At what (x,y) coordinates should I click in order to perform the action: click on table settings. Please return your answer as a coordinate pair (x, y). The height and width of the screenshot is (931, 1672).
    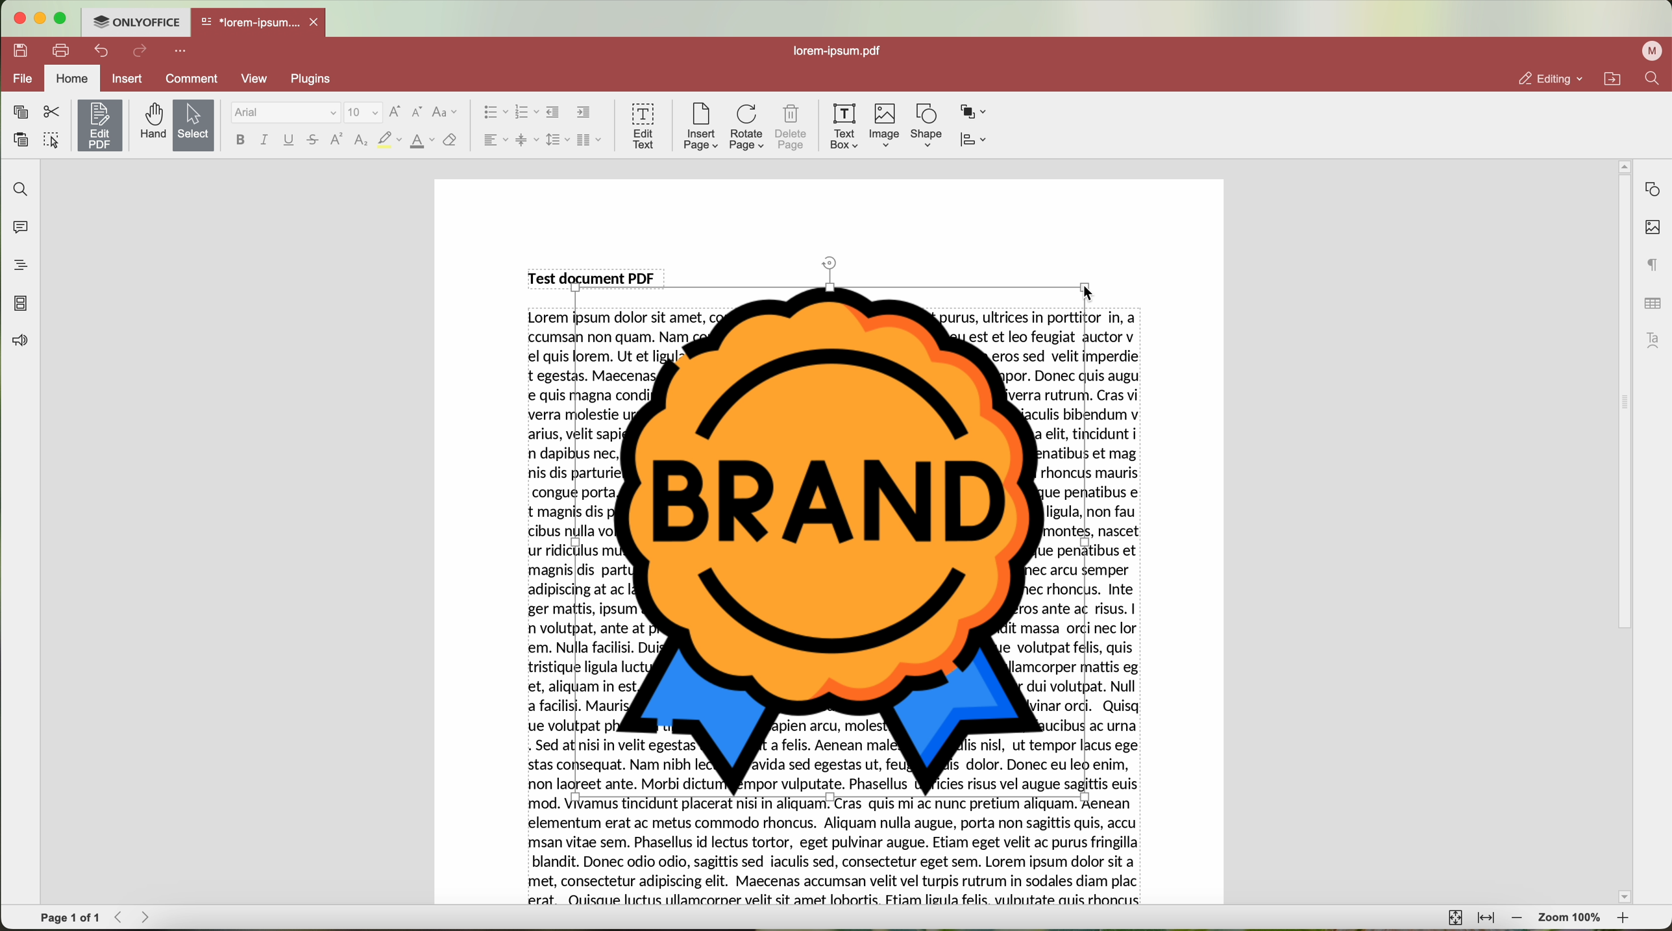
    Looking at the image, I should click on (1653, 303).